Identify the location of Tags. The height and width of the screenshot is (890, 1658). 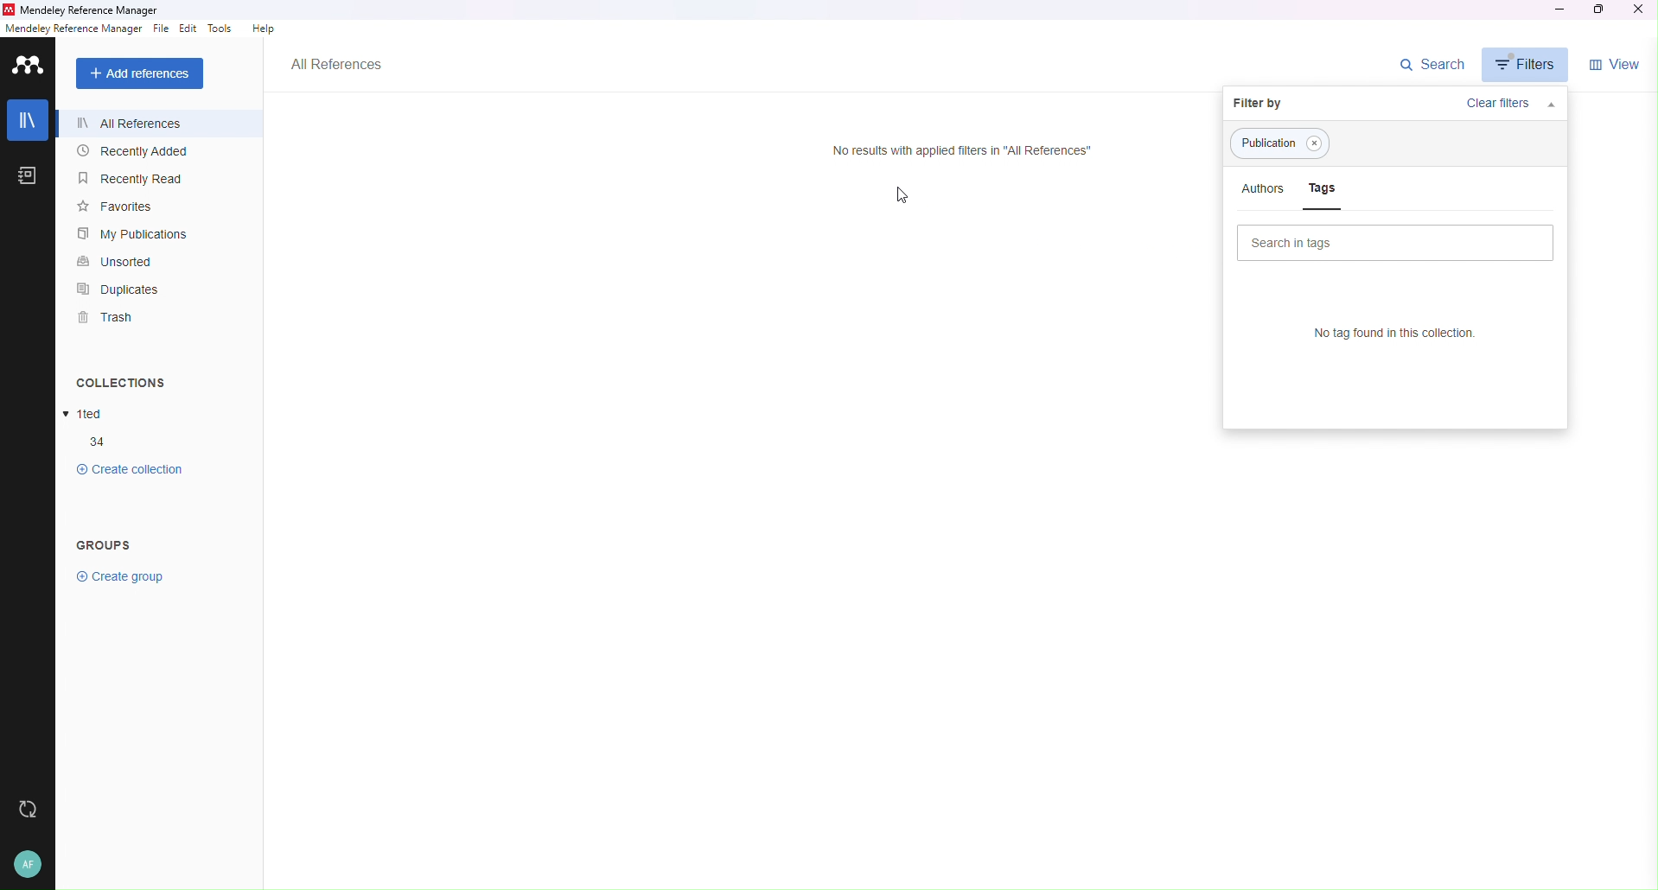
(1324, 194).